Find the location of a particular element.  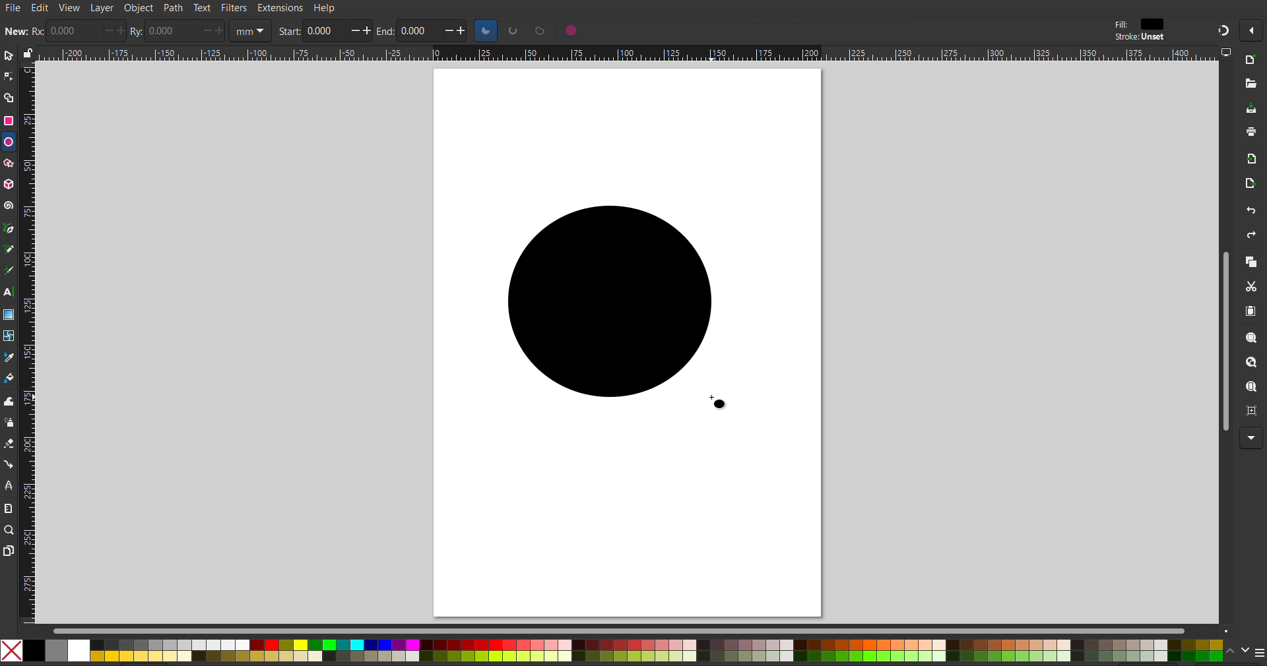

Paste is located at coordinates (1252, 311).